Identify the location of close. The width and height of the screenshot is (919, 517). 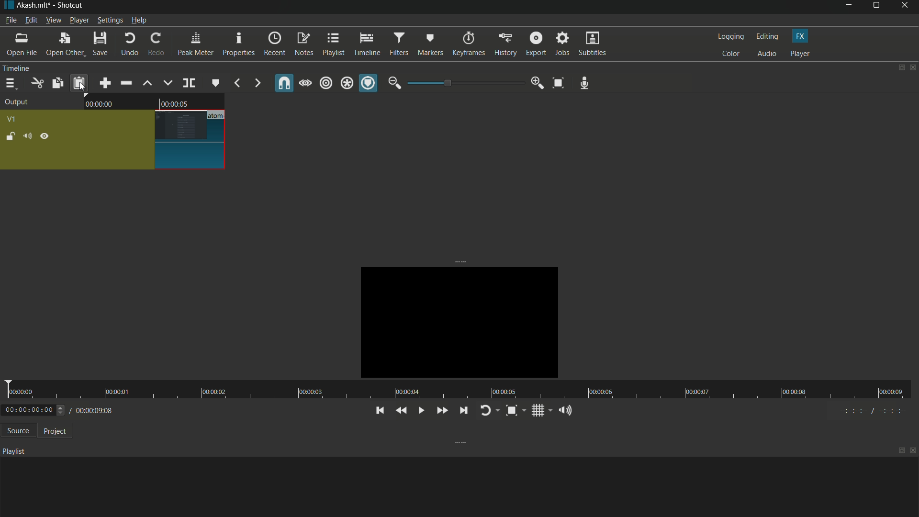
(913, 452).